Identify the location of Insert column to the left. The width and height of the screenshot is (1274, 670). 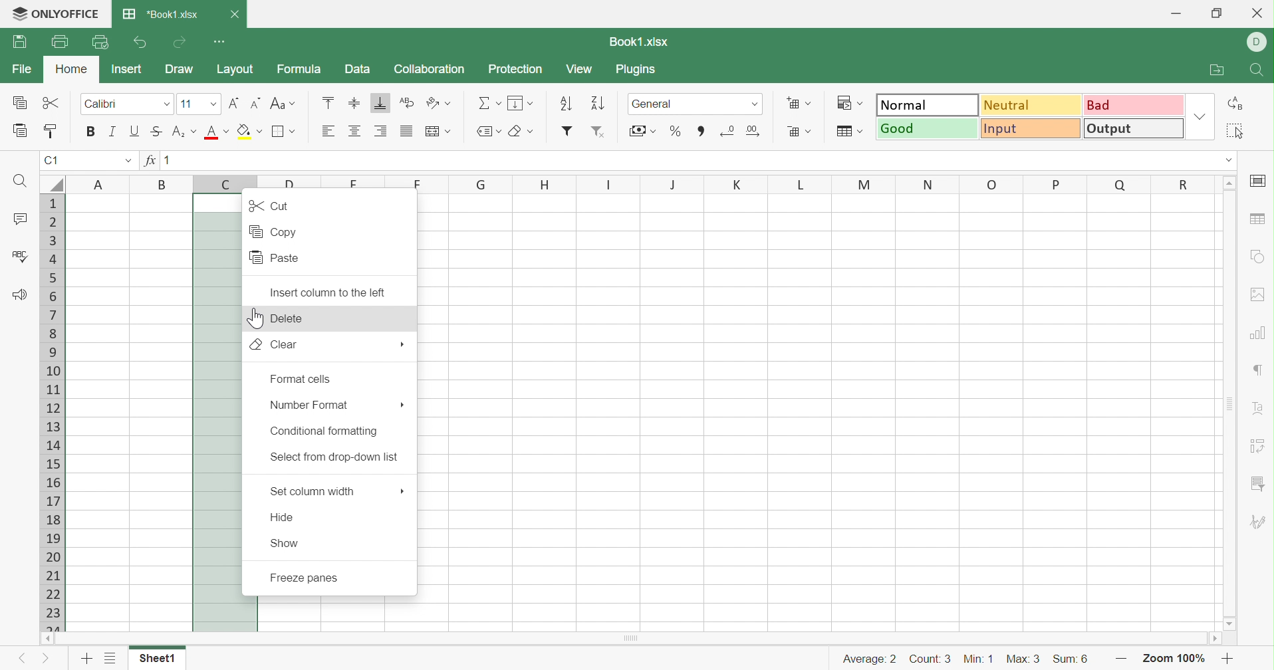
(326, 293).